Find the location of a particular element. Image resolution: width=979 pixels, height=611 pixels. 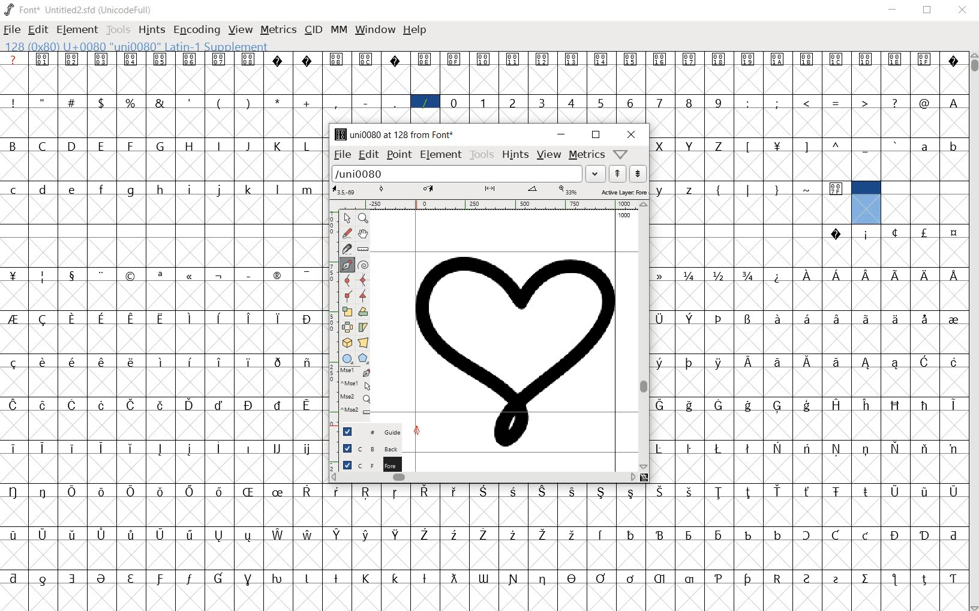

glyph is located at coordinates (630, 579).